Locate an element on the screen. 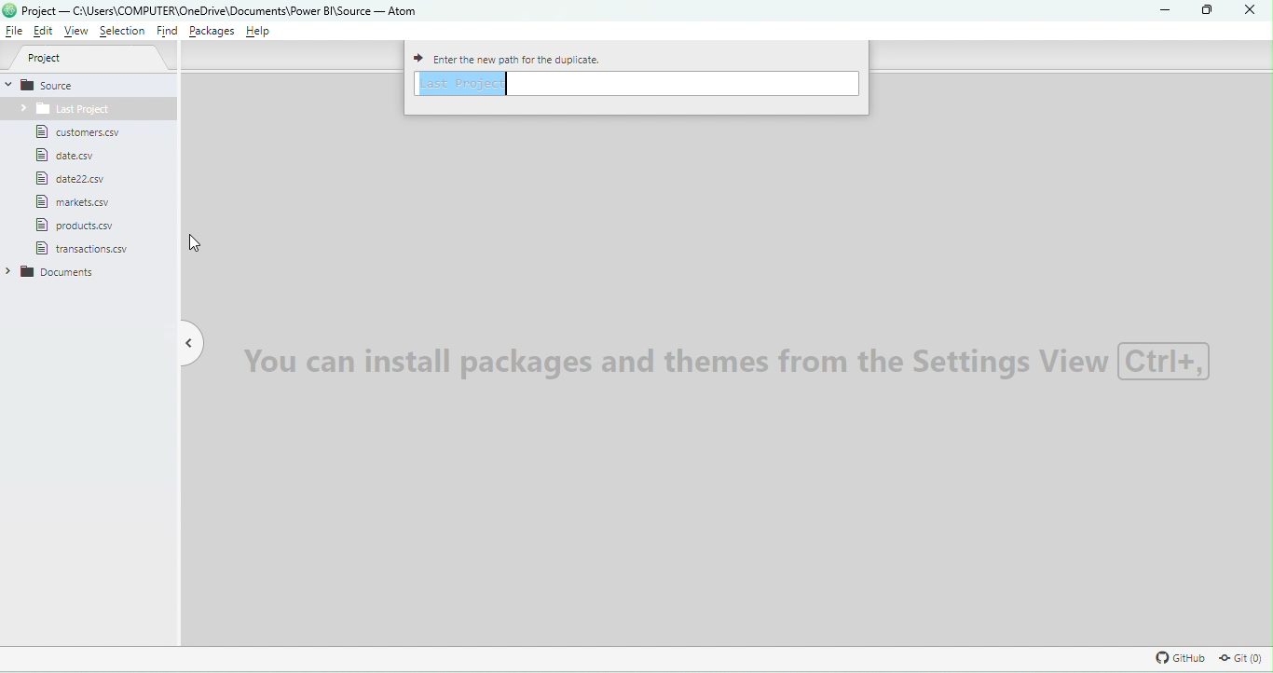  Close is located at coordinates (1252, 14).